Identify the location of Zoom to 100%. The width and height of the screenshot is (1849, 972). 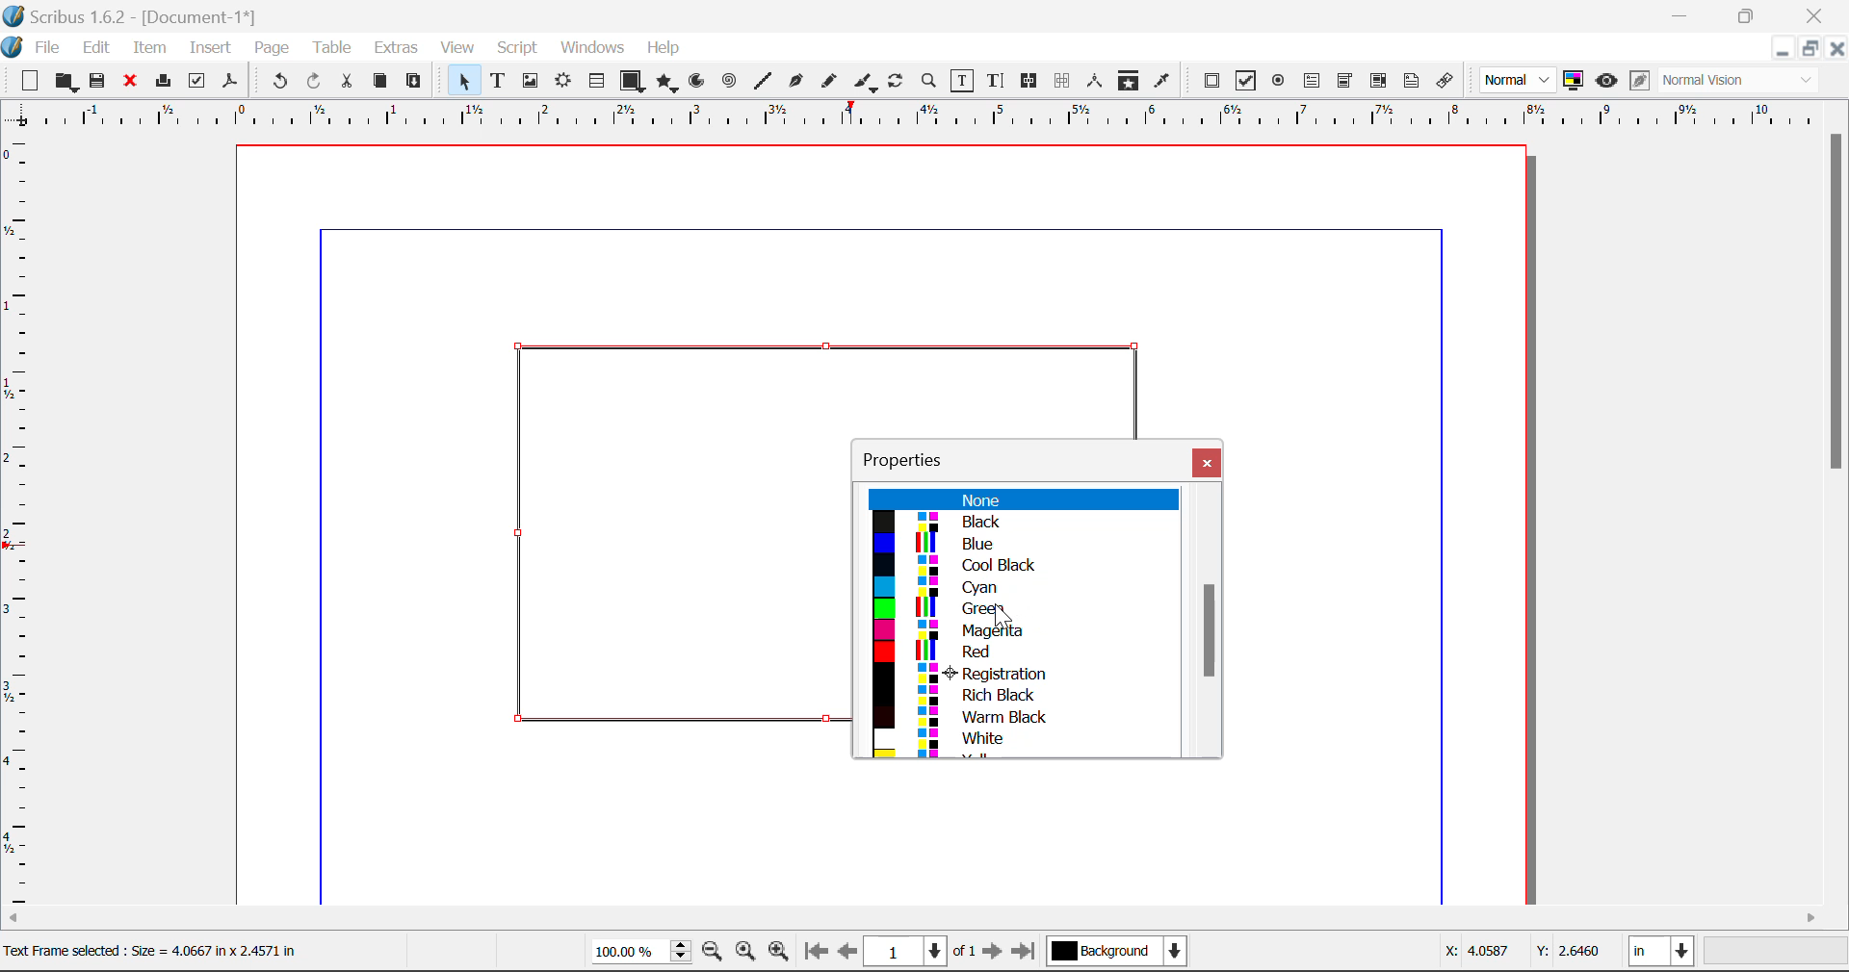
(745, 954).